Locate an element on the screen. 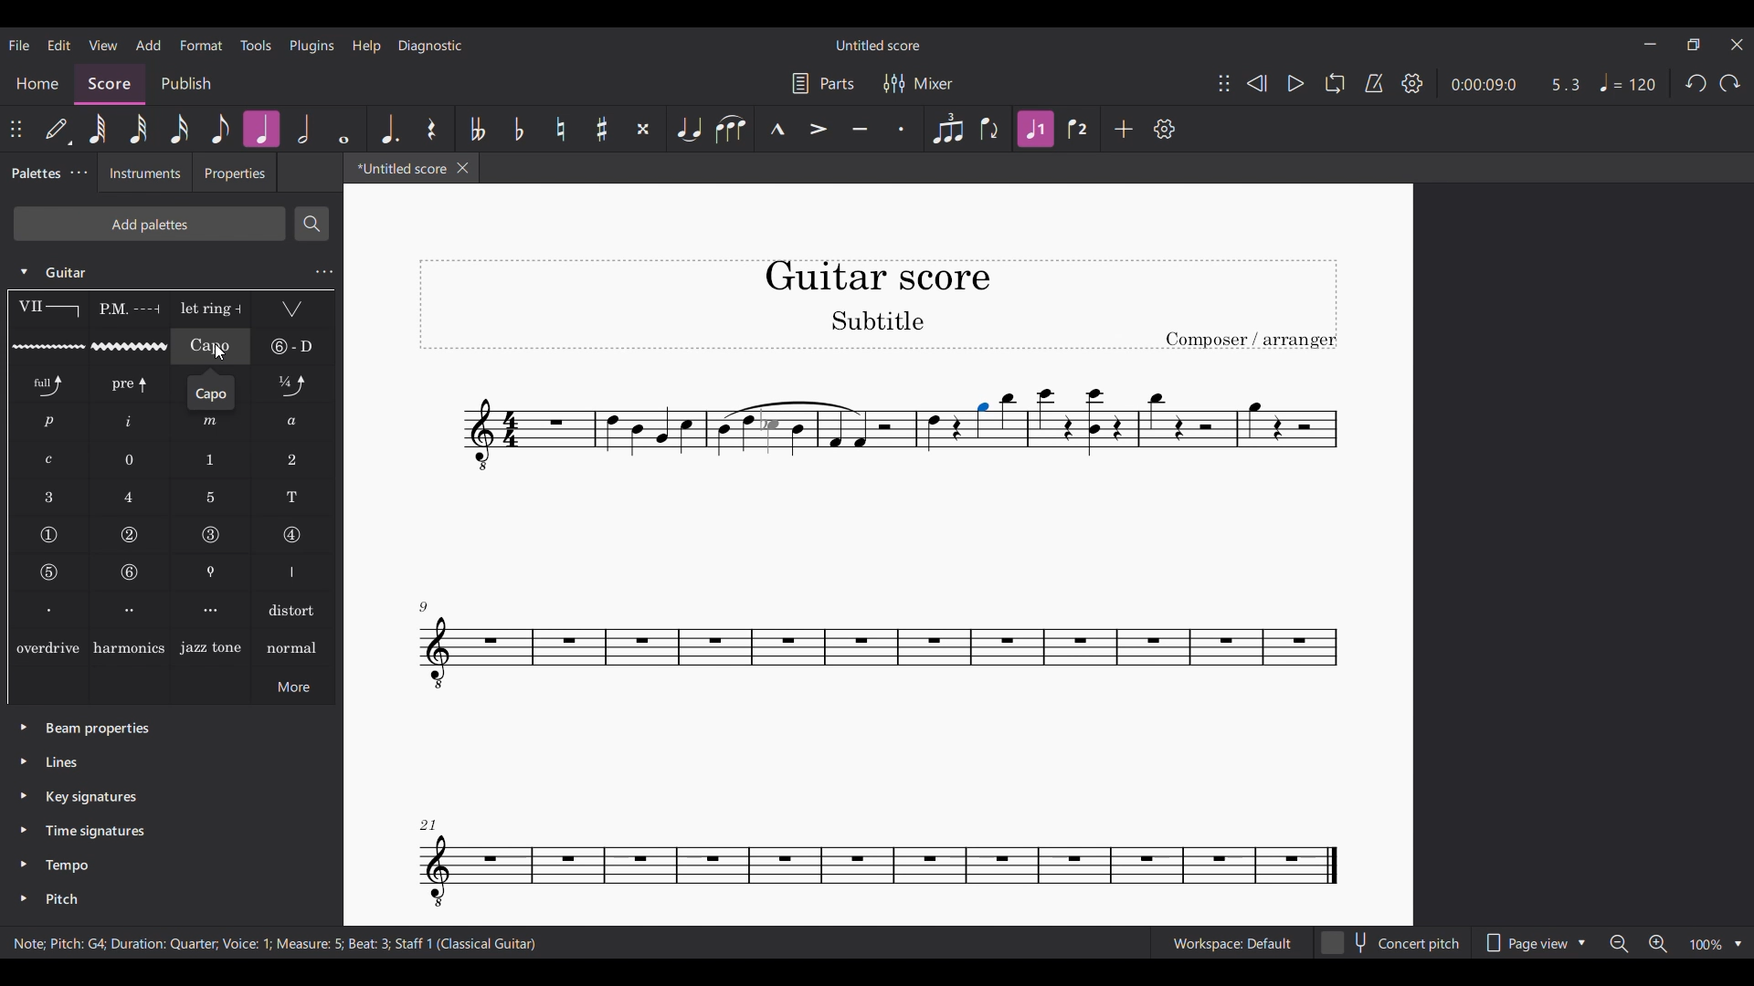 This screenshot has height=986, width=1754. Score is located at coordinates (111, 84).